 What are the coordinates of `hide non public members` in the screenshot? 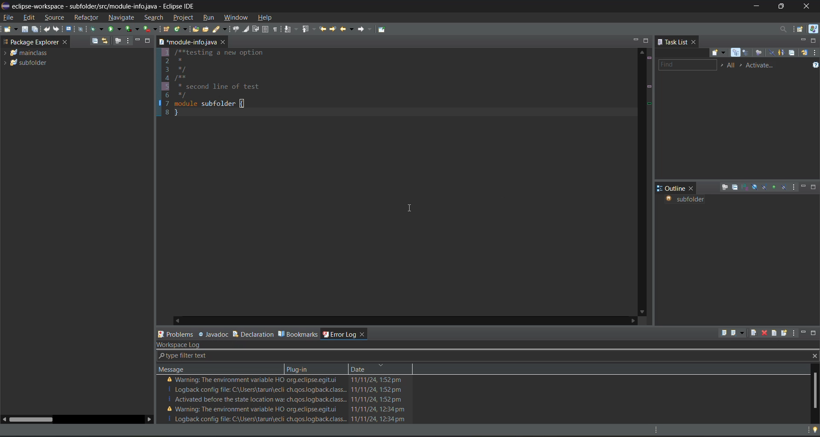 It's located at (774, 186).